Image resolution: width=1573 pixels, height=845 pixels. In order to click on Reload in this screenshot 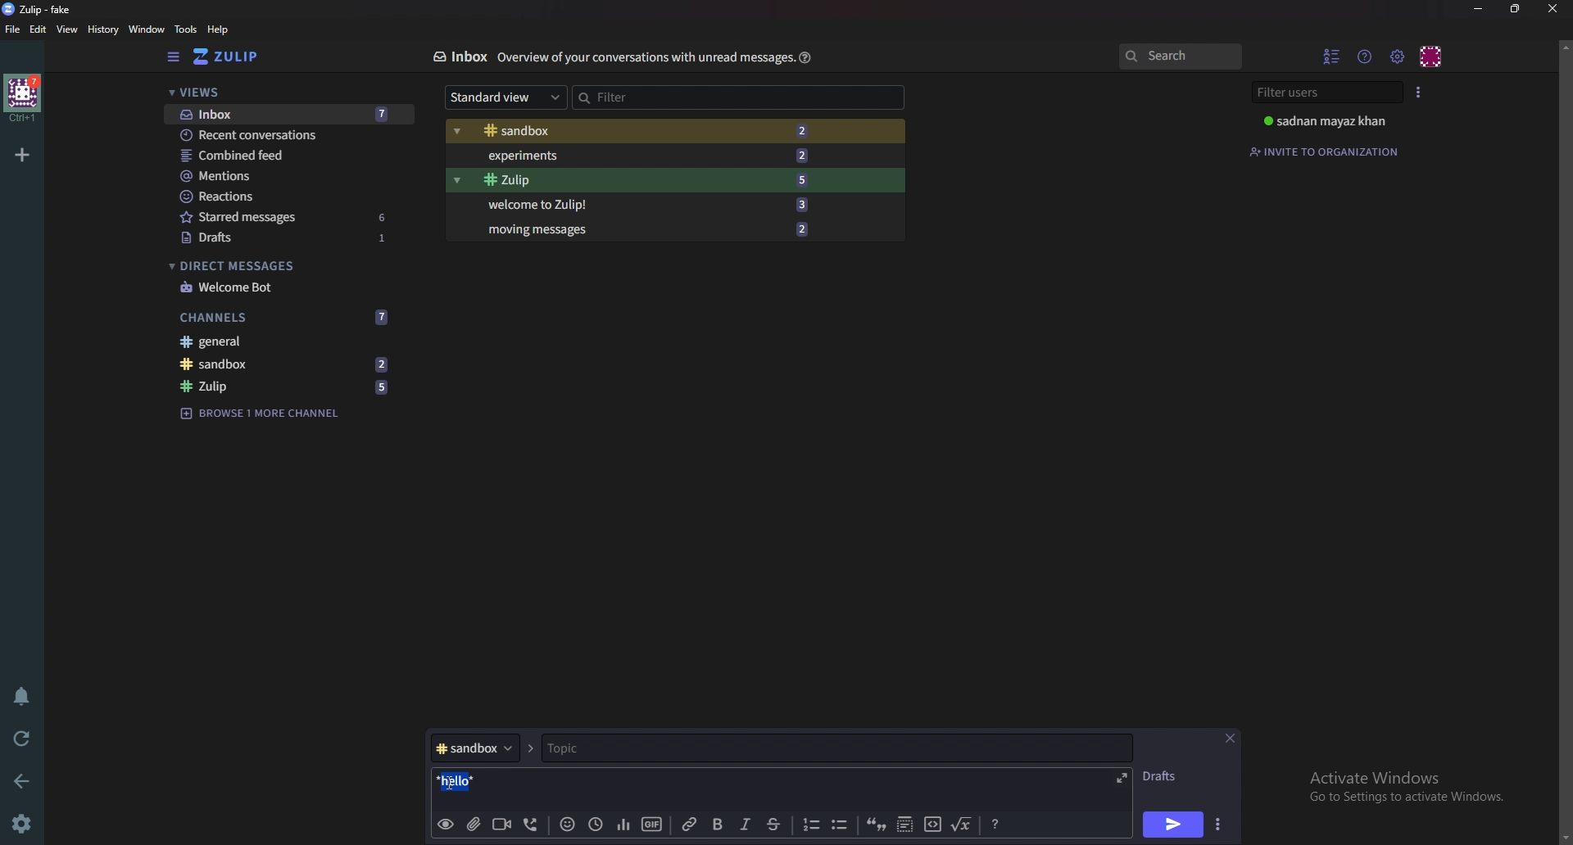, I will do `click(22, 739)`.